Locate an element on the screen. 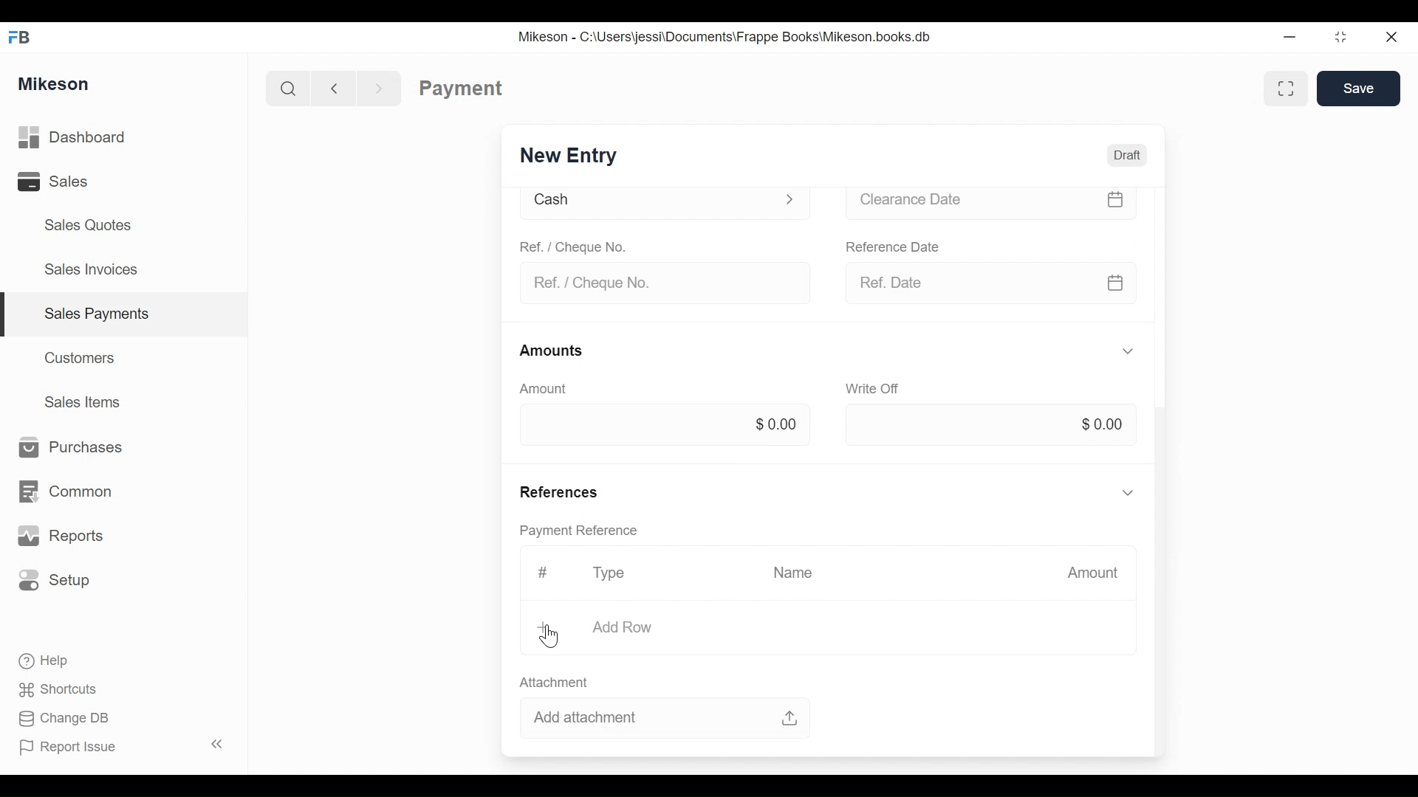 The width and height of the screenshot is (1418, 797). Forward is located at coordinates (384, 87).